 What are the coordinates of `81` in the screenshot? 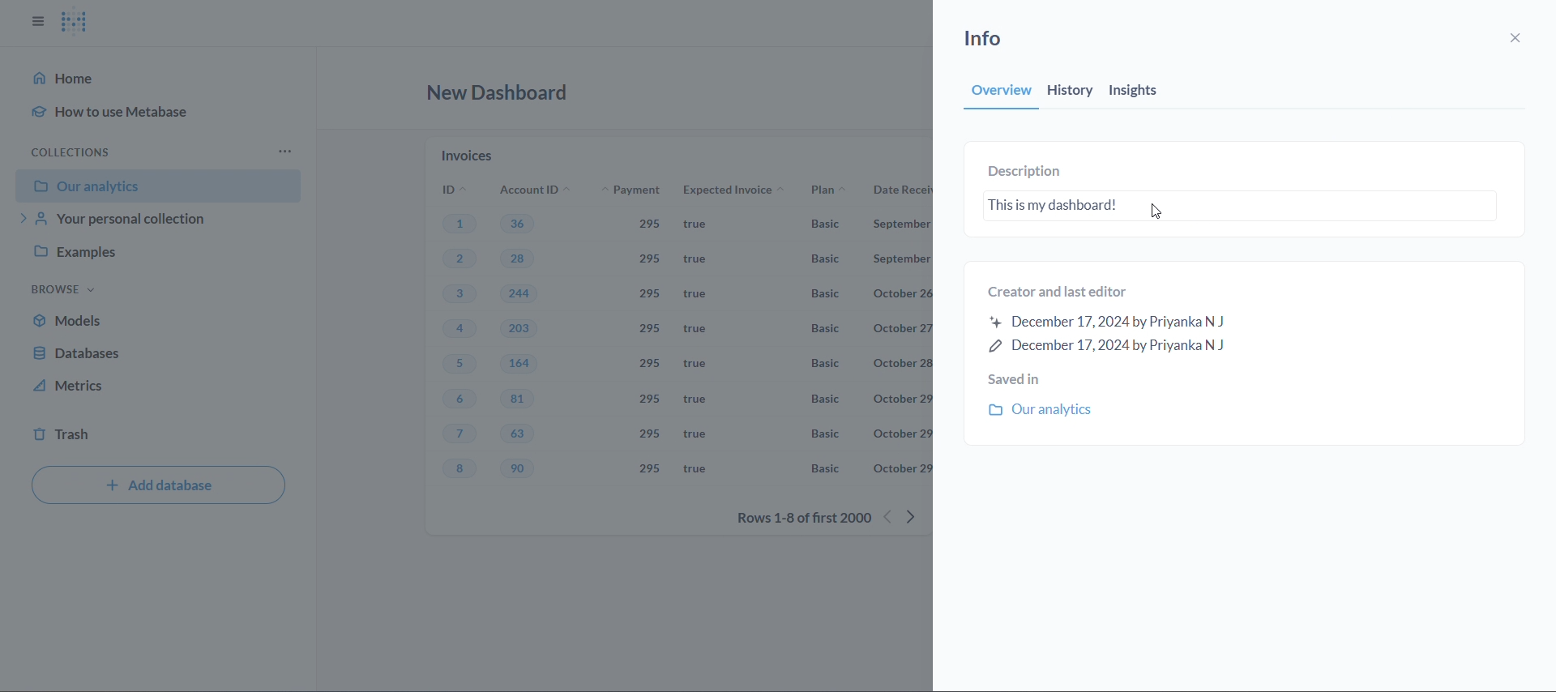 It's located at (519, 399).